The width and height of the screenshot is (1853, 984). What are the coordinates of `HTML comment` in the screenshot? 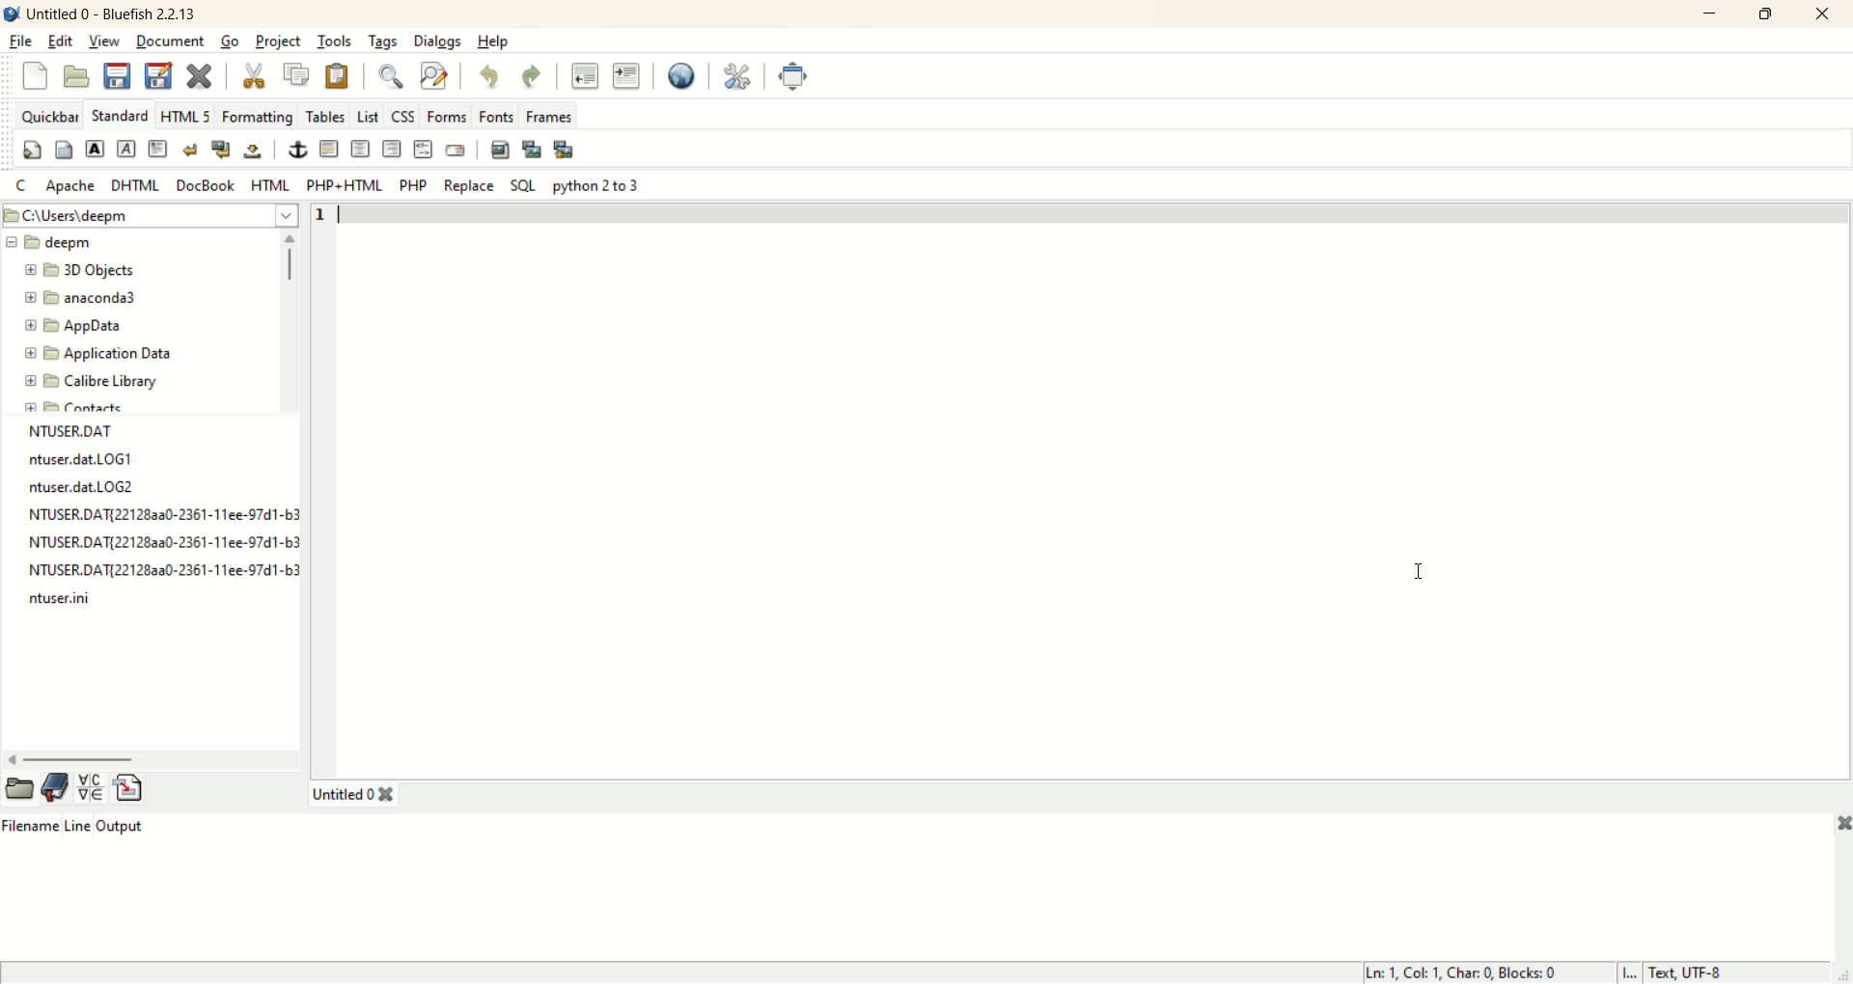 It's located at (423, 150).